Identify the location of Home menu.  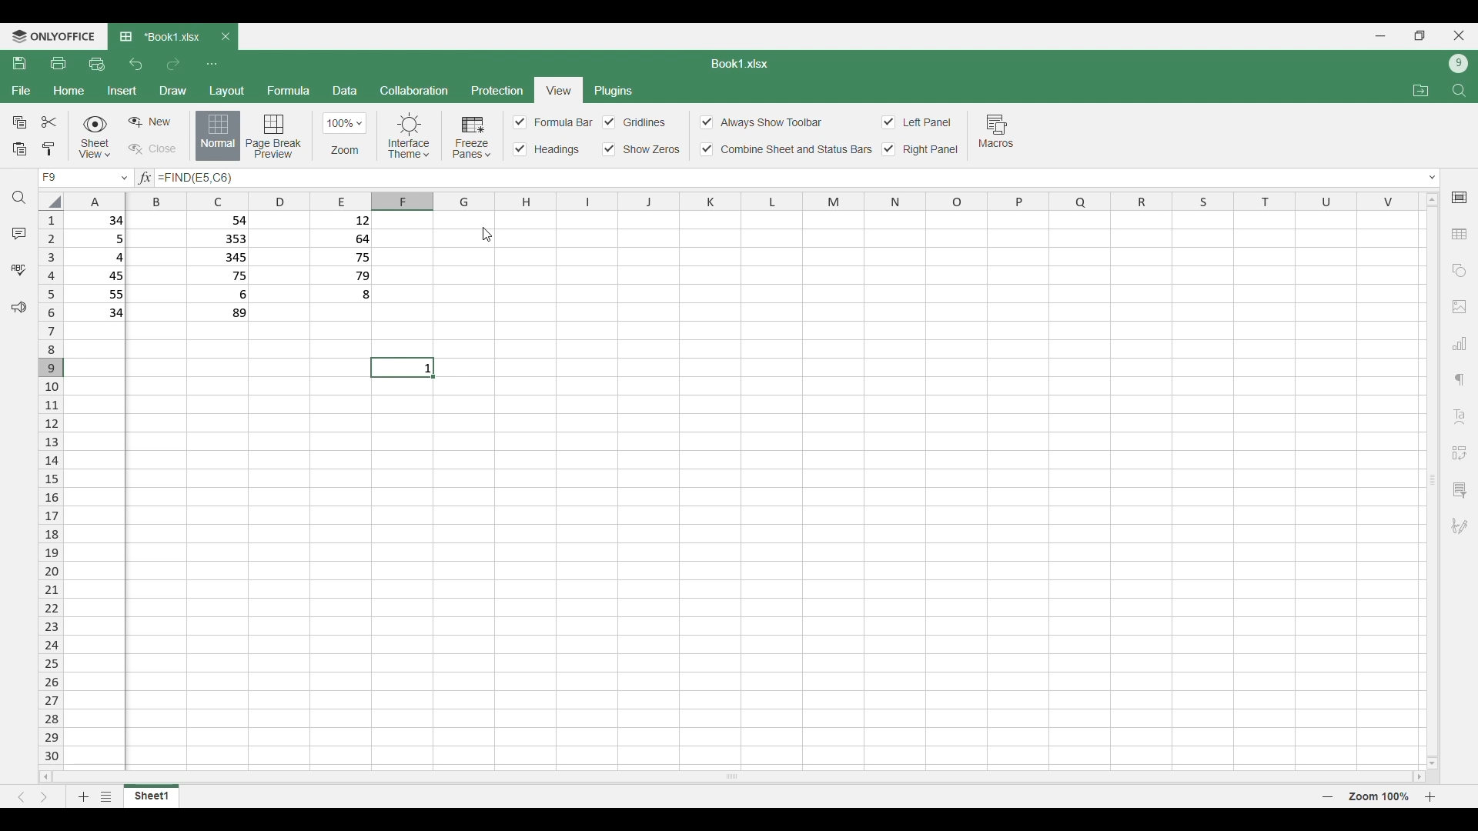
(69, 91).